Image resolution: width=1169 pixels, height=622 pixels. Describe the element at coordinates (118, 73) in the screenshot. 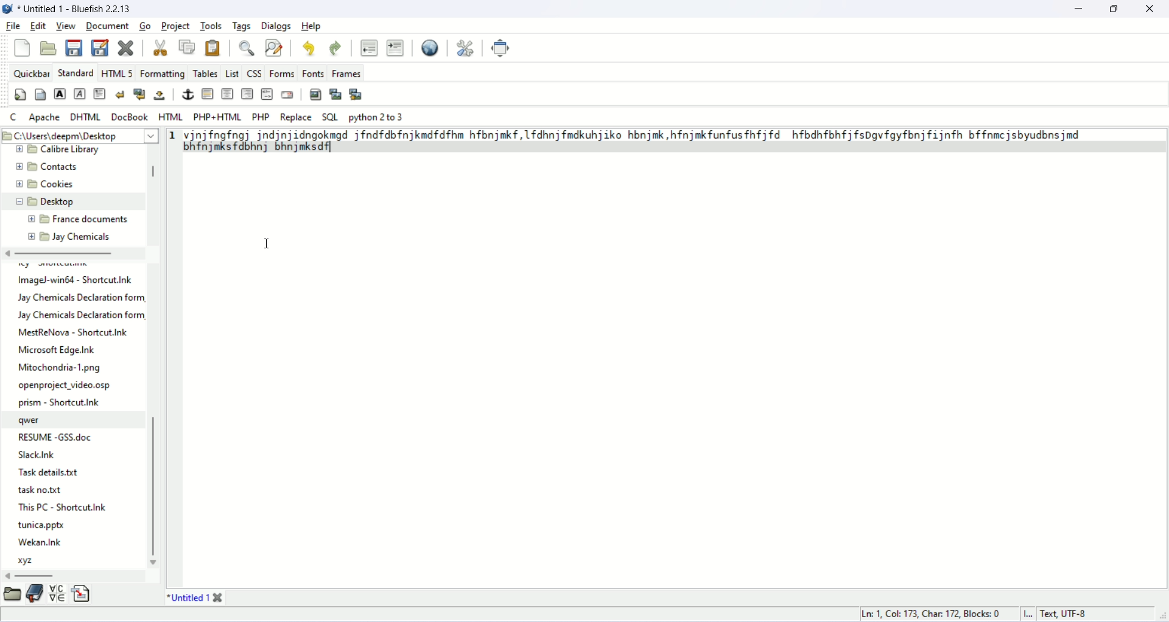

I see `HTML 5` at that location.